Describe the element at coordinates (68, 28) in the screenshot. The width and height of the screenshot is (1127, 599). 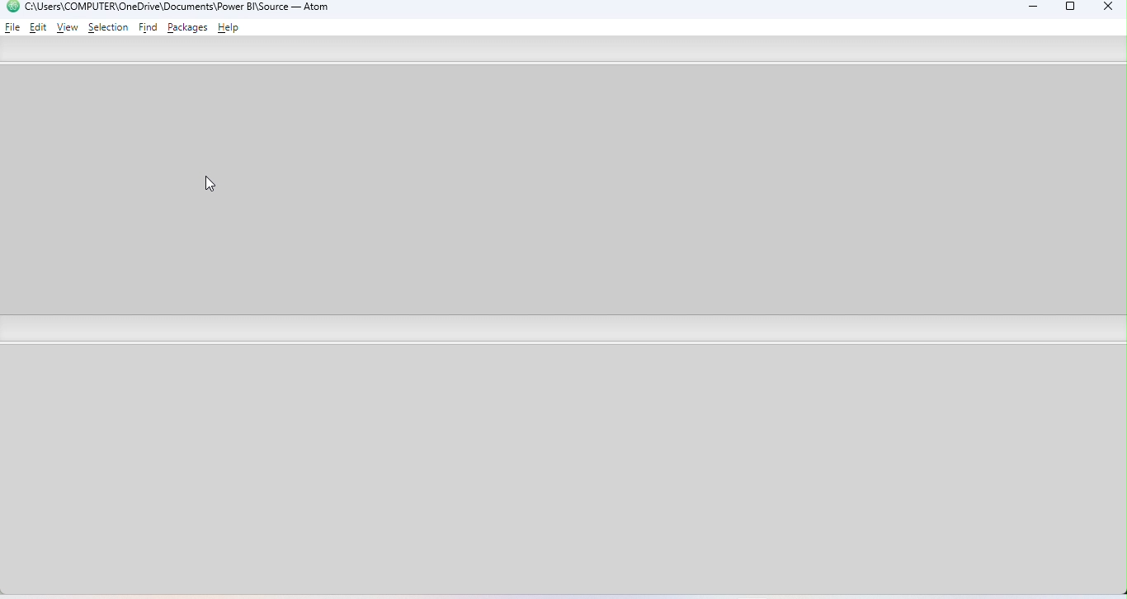
I see `View` at that location.